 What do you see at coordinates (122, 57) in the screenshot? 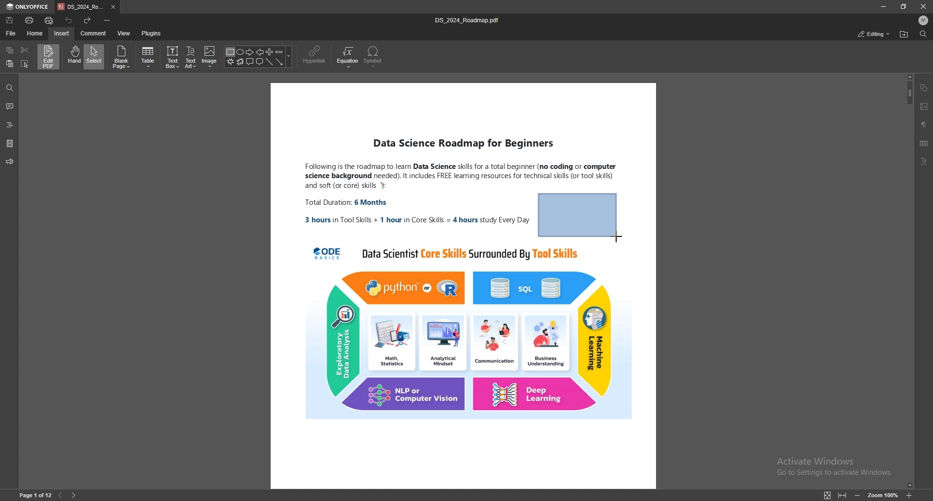
I see `blank page` at bounding box center [122, 57].